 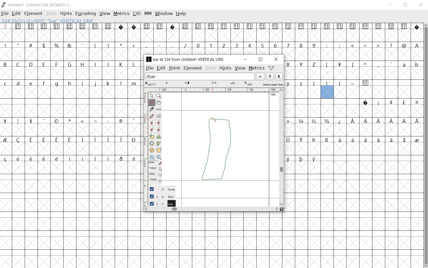 I want to click on special symbols and nymbers, so click(x=71, y=121).